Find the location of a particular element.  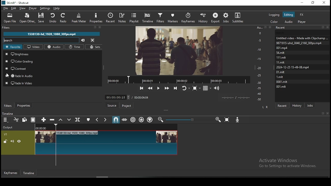

filter is located at coordinates (54, 28).